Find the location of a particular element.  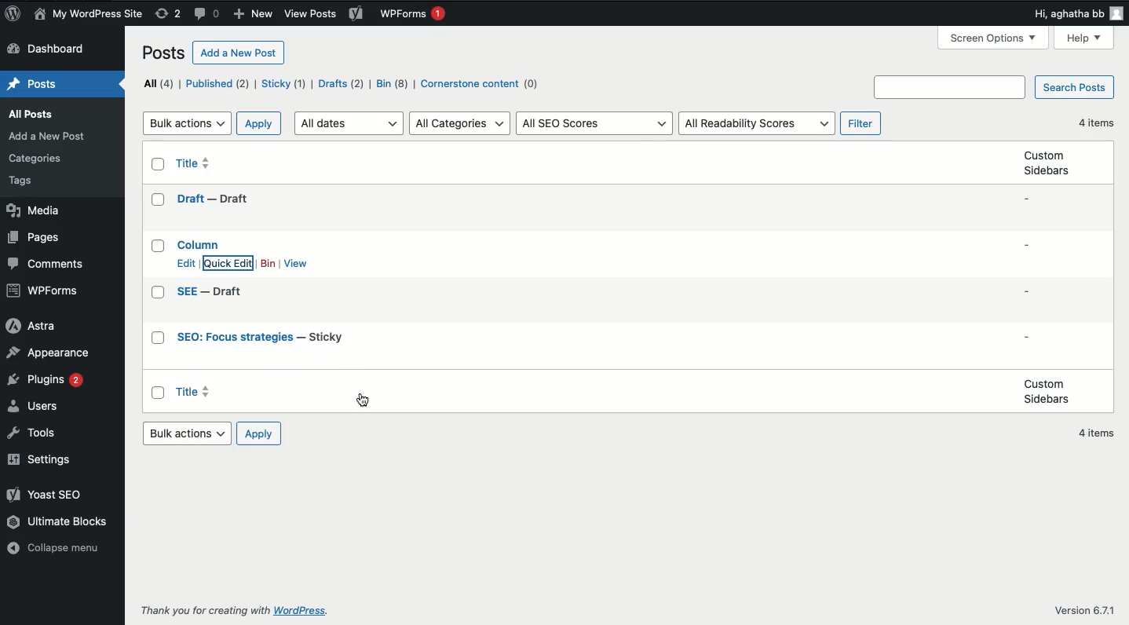

Revisions is located at coordinates (169, 14).